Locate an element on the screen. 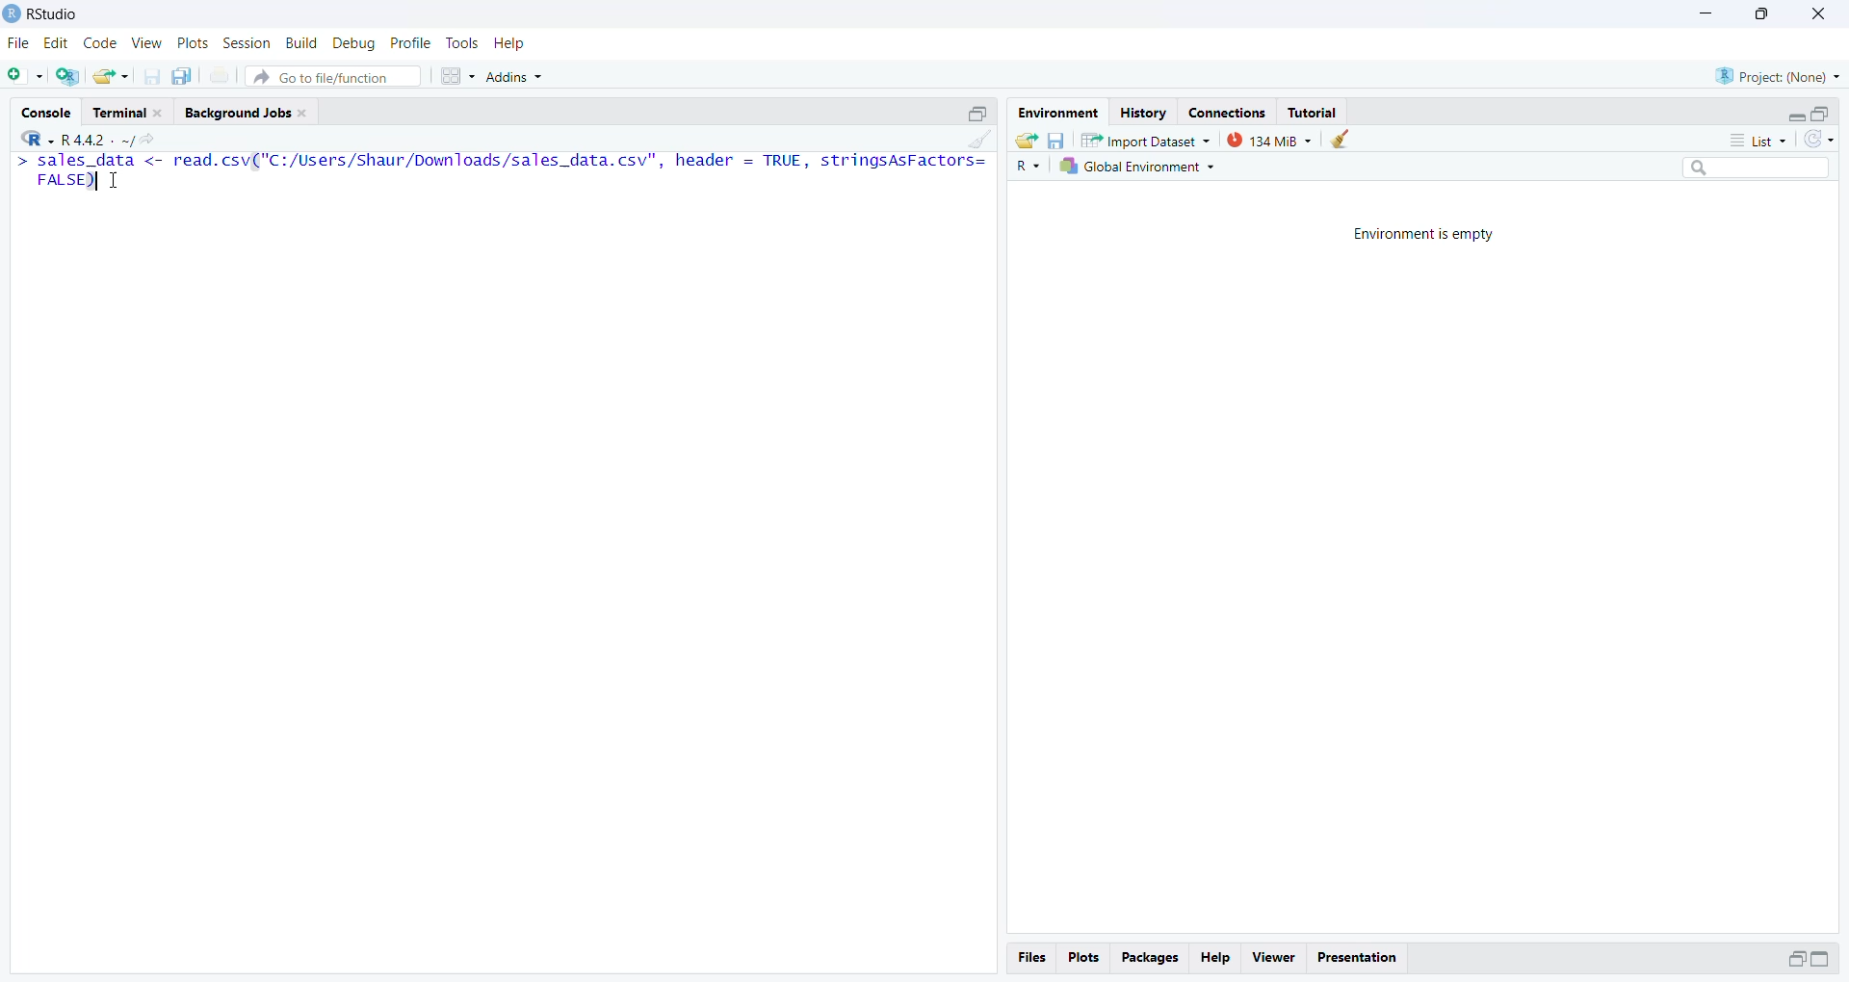 This screenshot has width=1849, height=982. view is located at coordinates (151, 43).